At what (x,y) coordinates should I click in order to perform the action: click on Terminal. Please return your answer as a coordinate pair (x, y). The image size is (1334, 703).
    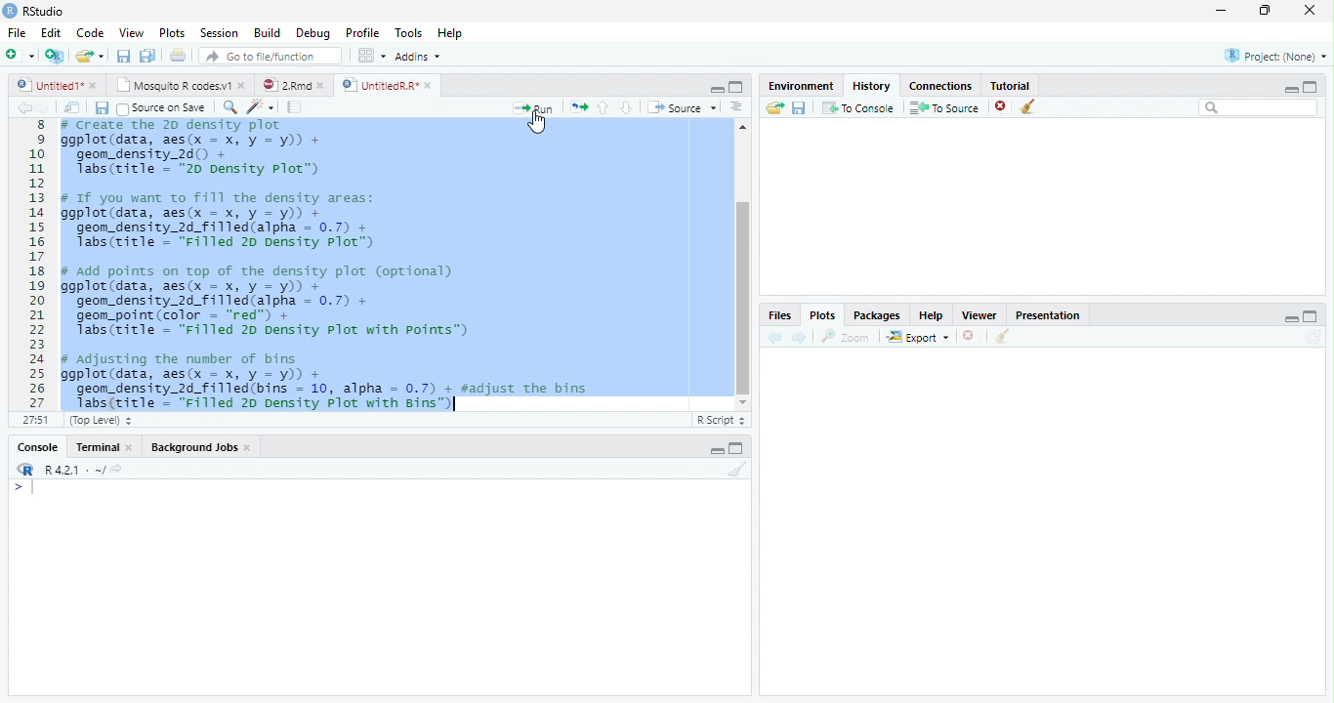
    Looking at the image, I should click on (97, 447).